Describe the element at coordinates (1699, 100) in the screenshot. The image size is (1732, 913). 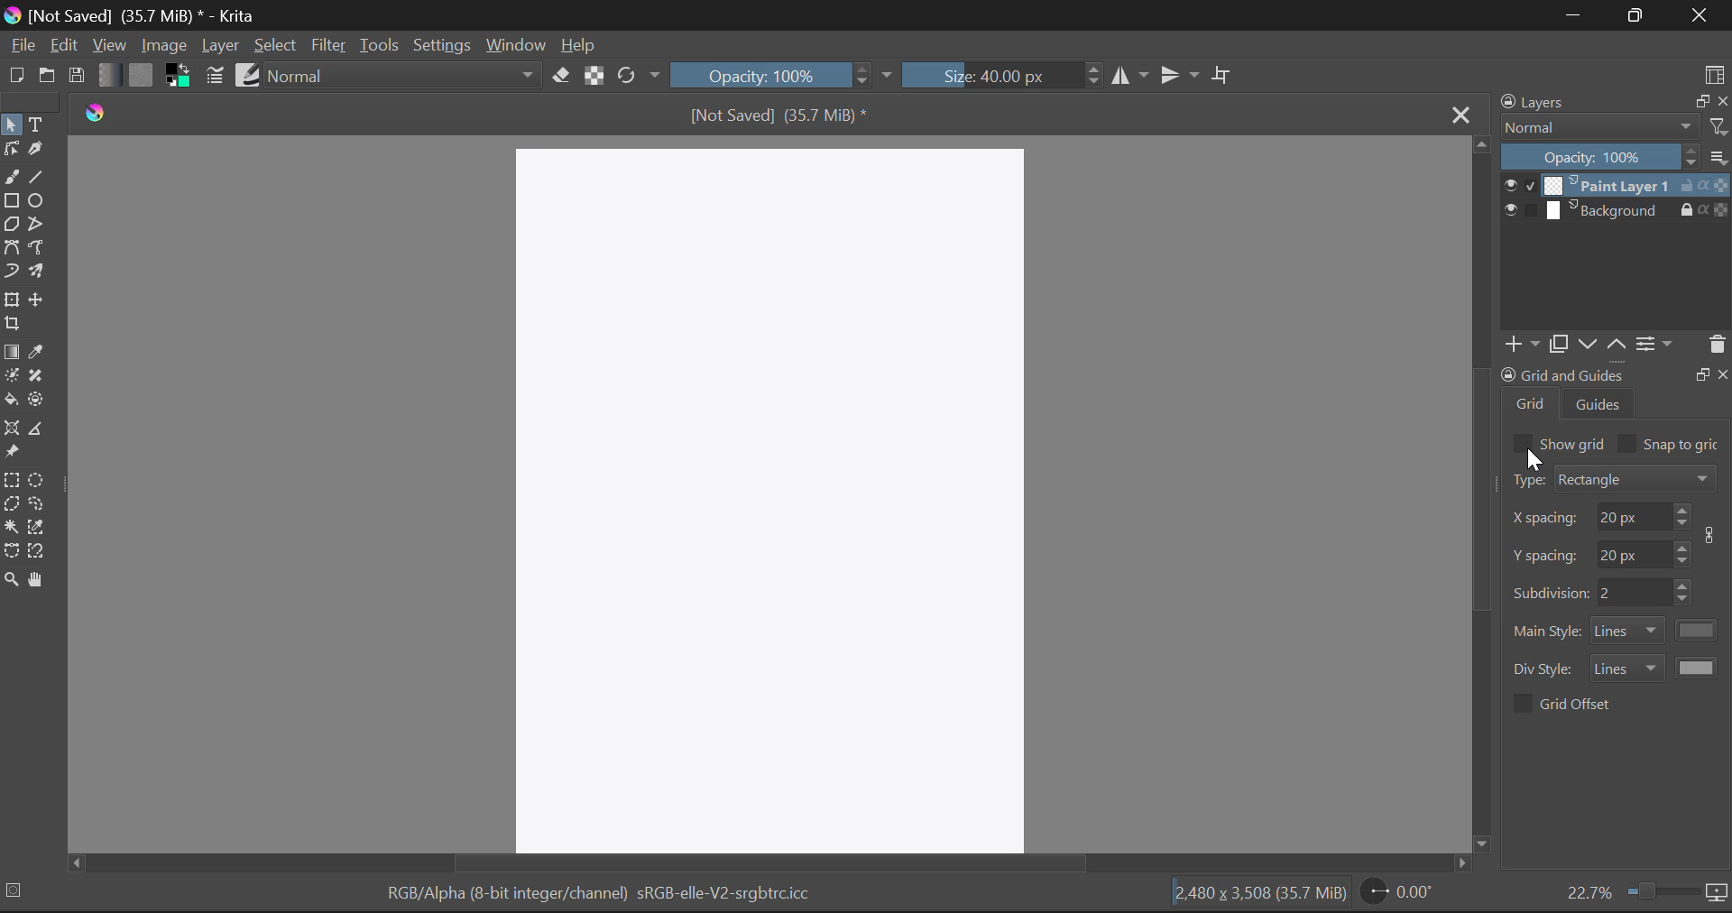
I see `copy` at that location.